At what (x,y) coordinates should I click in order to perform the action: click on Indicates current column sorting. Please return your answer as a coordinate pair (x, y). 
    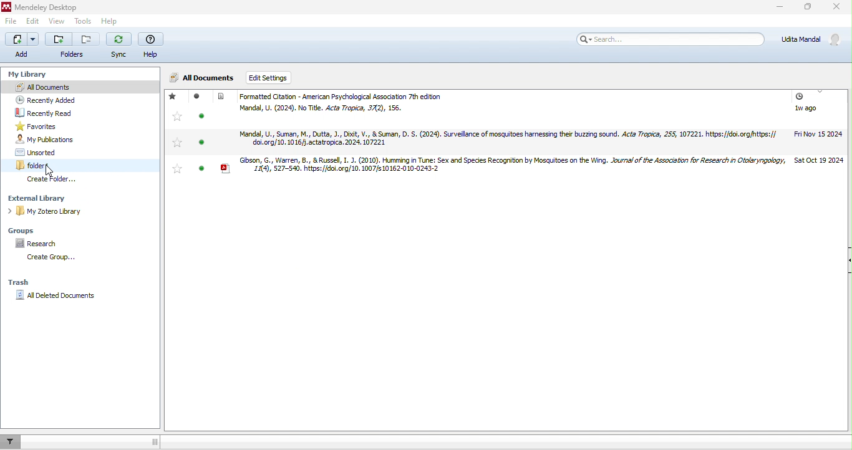
    Looking at the image, I should click on (820, 92).